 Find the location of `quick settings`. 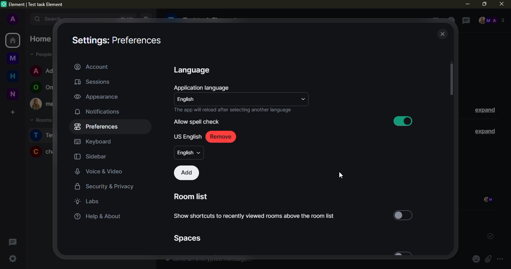

quick settings is located at coordinates (13, 259).